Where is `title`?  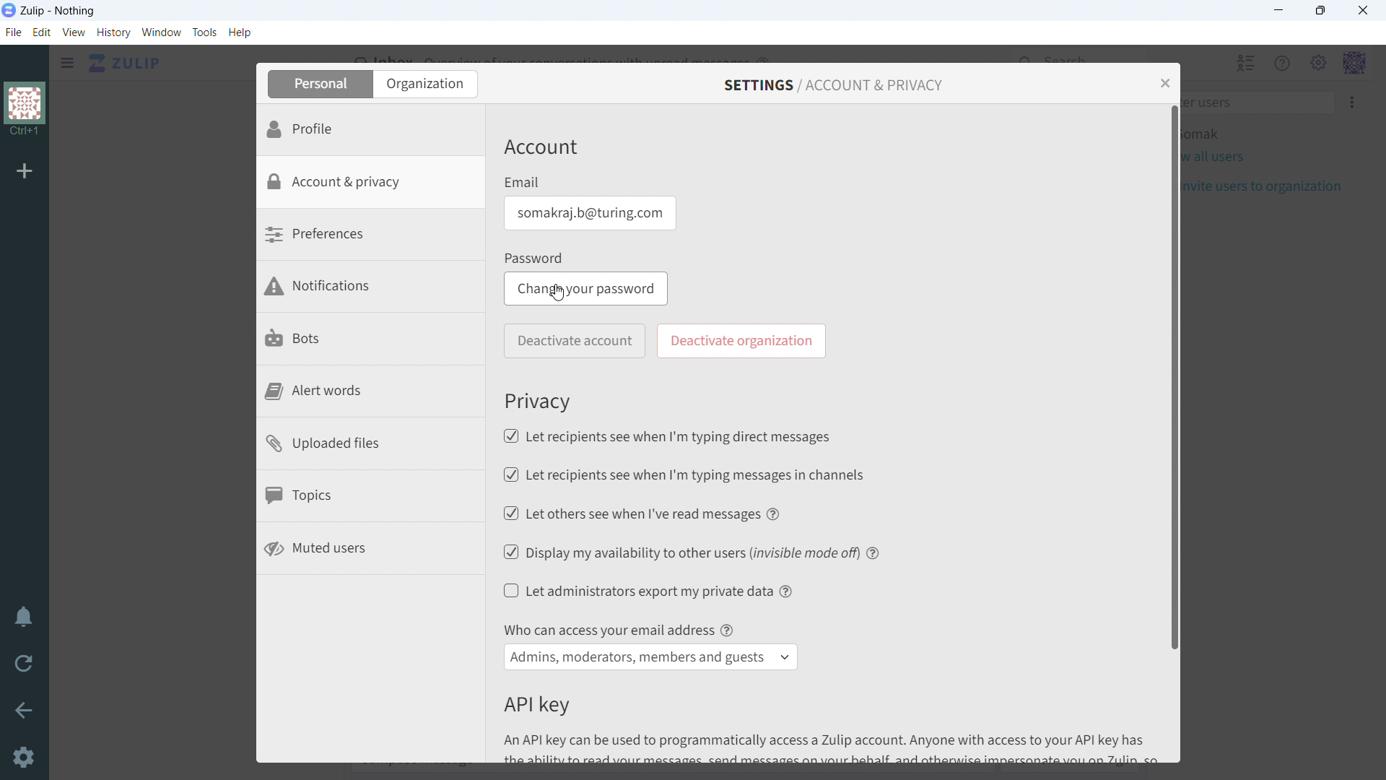
title is located at coordinates (58, 11).